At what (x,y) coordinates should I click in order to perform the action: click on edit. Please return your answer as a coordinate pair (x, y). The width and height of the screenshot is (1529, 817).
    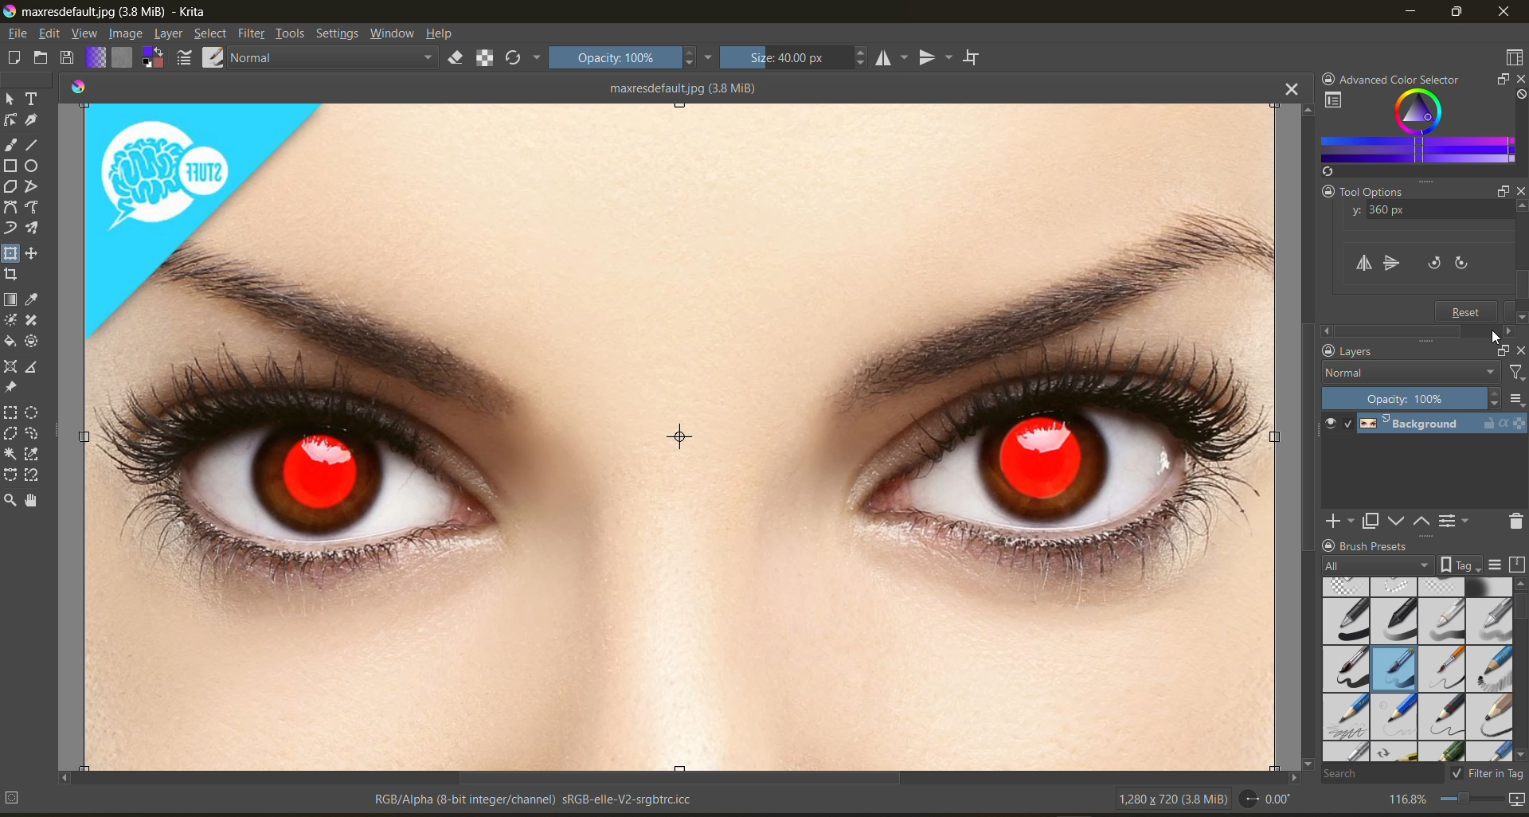
    Looking at the image, I should click on (55, 34).